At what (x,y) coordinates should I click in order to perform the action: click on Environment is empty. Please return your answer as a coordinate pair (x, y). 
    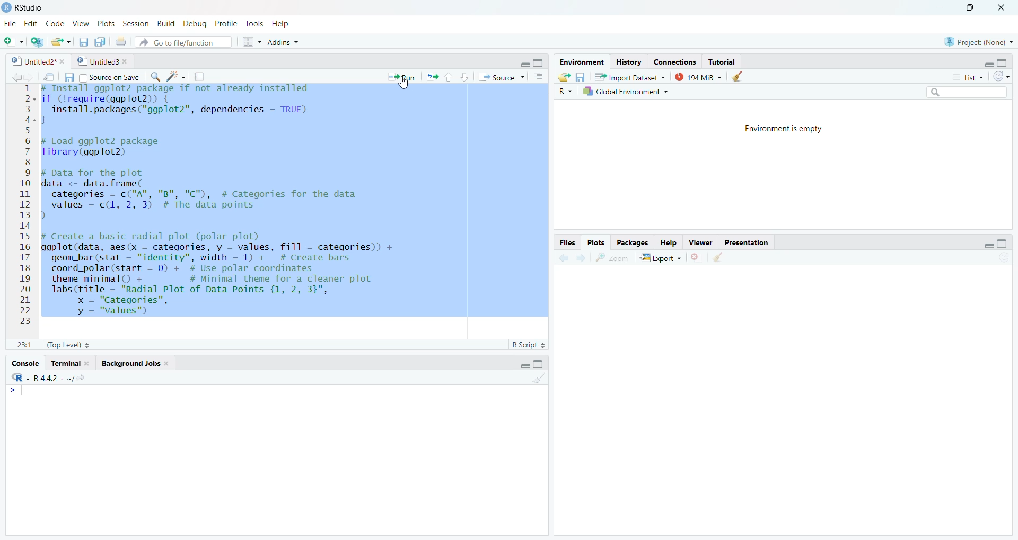
    Looking at the image, I should click on (785, 128).